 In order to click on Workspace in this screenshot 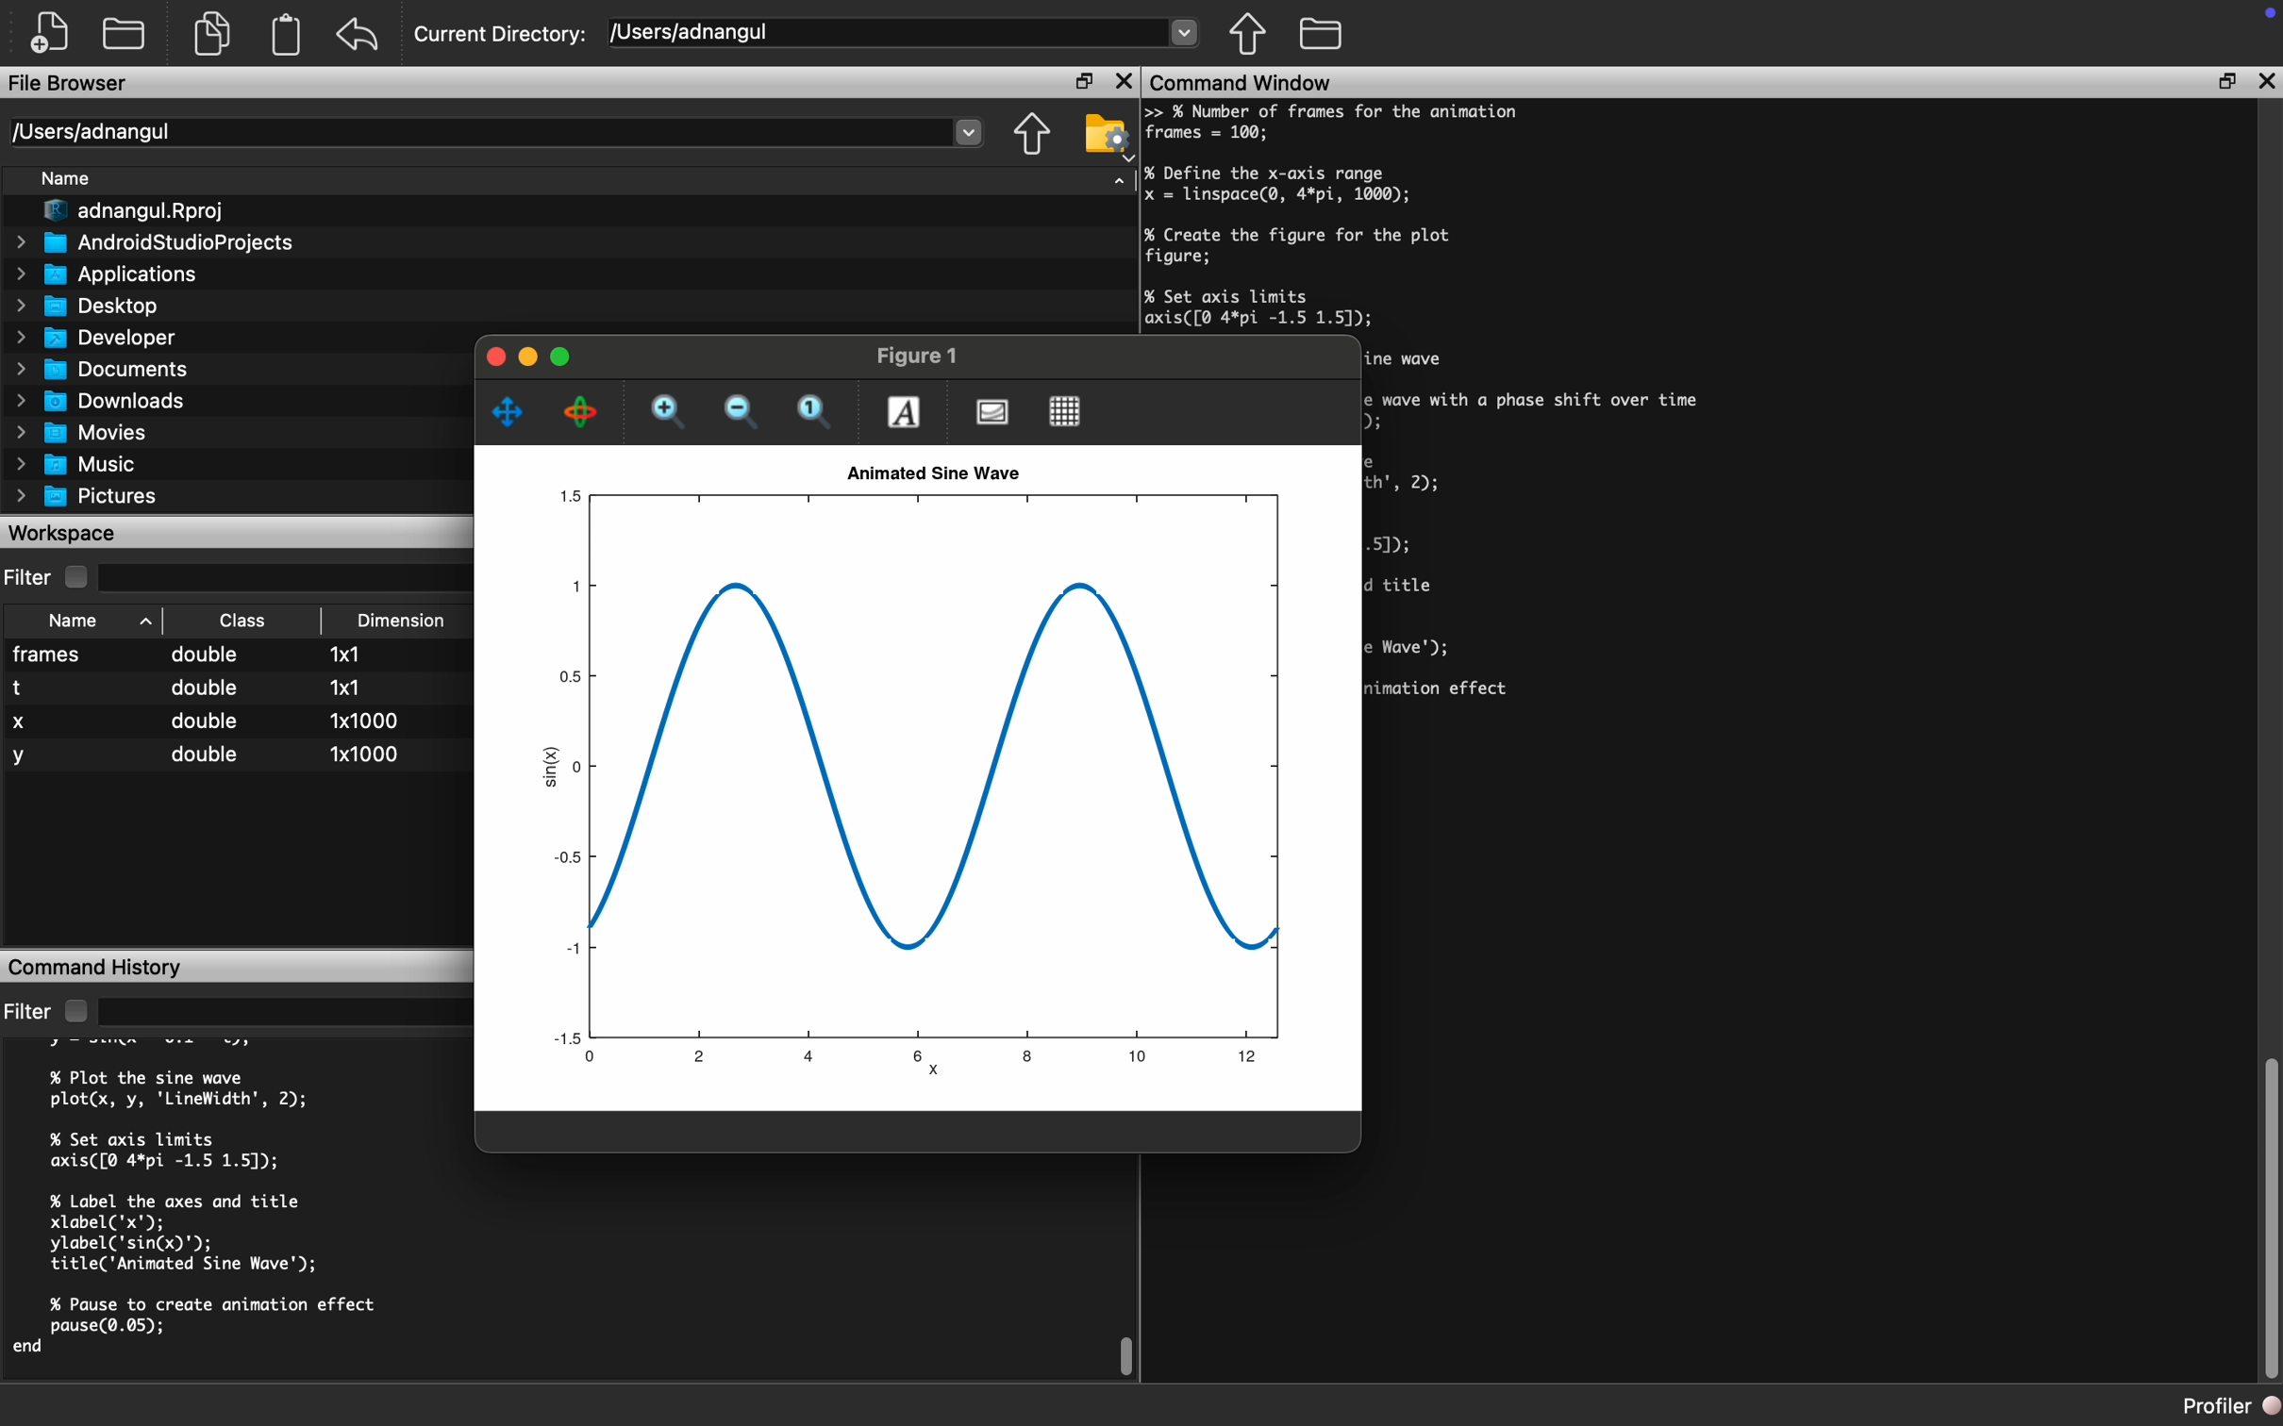, I will do `click(65, 534)`.